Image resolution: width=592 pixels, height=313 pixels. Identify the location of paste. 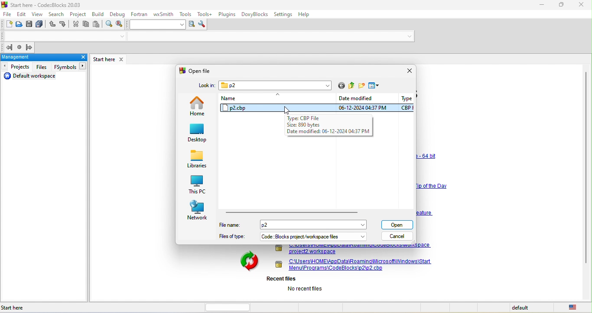
(97, 25).